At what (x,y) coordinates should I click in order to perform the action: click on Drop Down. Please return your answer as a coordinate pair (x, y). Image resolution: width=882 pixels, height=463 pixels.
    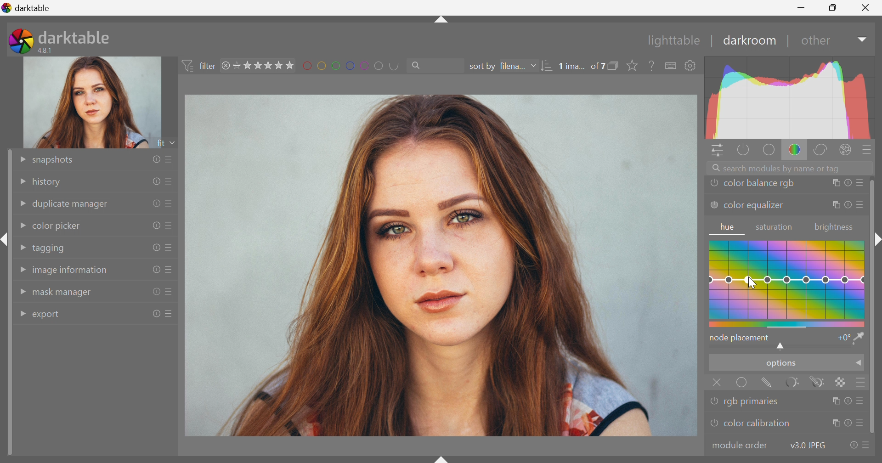
    Looking at the image, I should click on (533, 66).